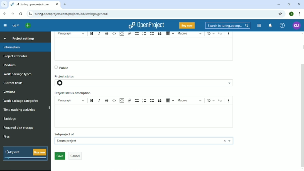 Image resolution: width=304 pixels, height=171 pixels. I want to click on Close, so click(299, 4).